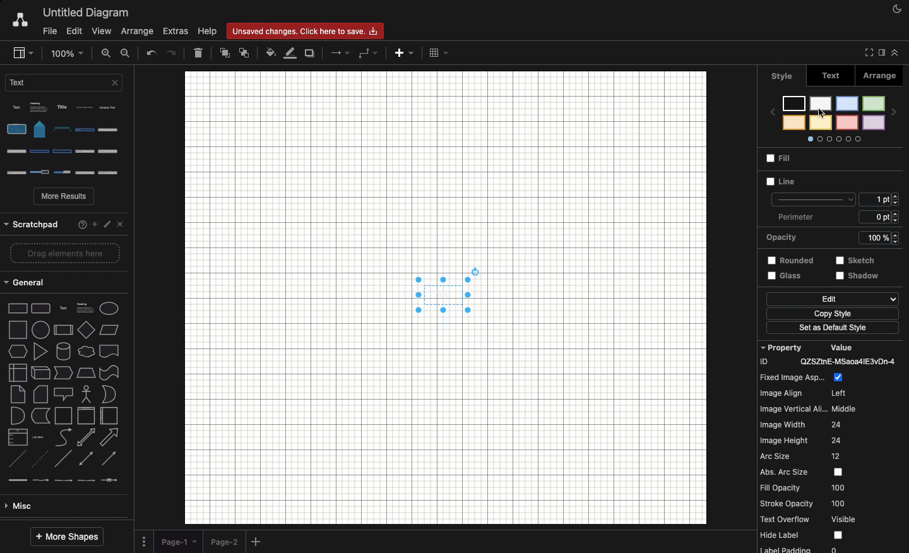 The height and width of the screenshot is (553, 909). Describe the element at coordinates (66, 537) in the screenshot. I see `More shapes` at that location.